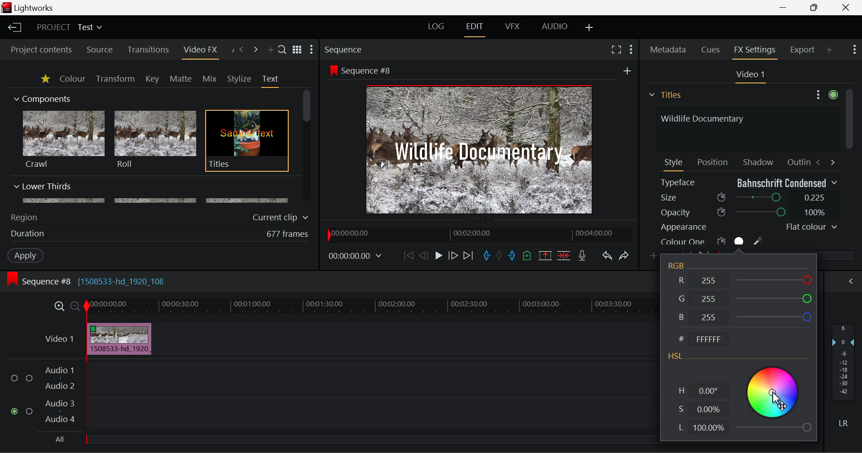 The width and height of the screenshot is (862, 453). Describe the element at coordinates (370, 307) in the screenshot. I see `Project Timeline` at that location.